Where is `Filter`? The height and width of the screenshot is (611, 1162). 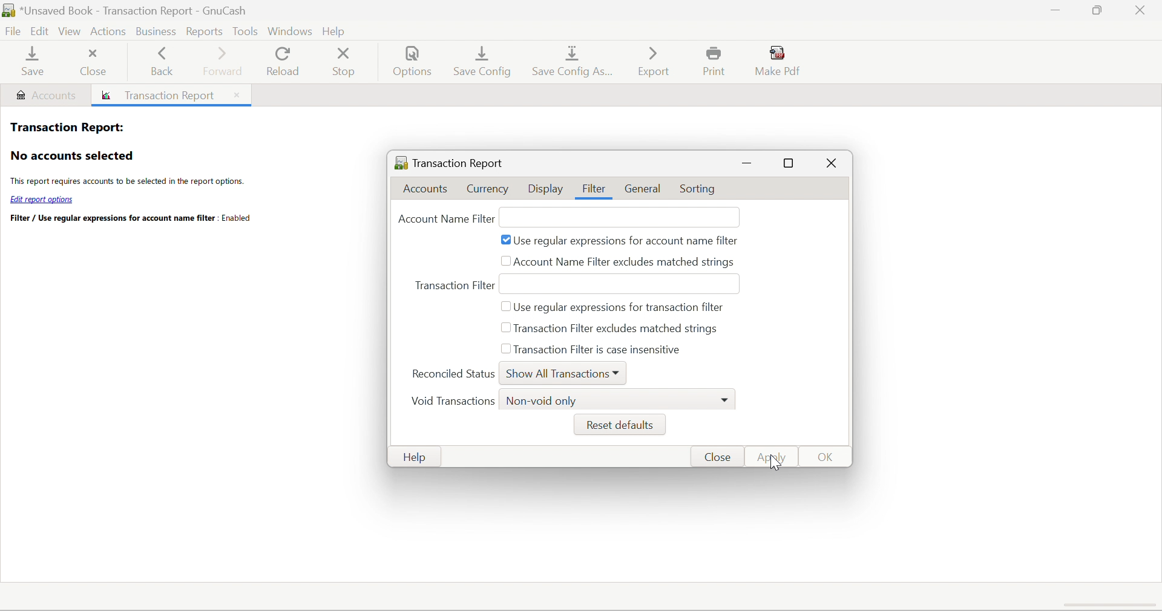 Filter is located at coordinates (594, 189).